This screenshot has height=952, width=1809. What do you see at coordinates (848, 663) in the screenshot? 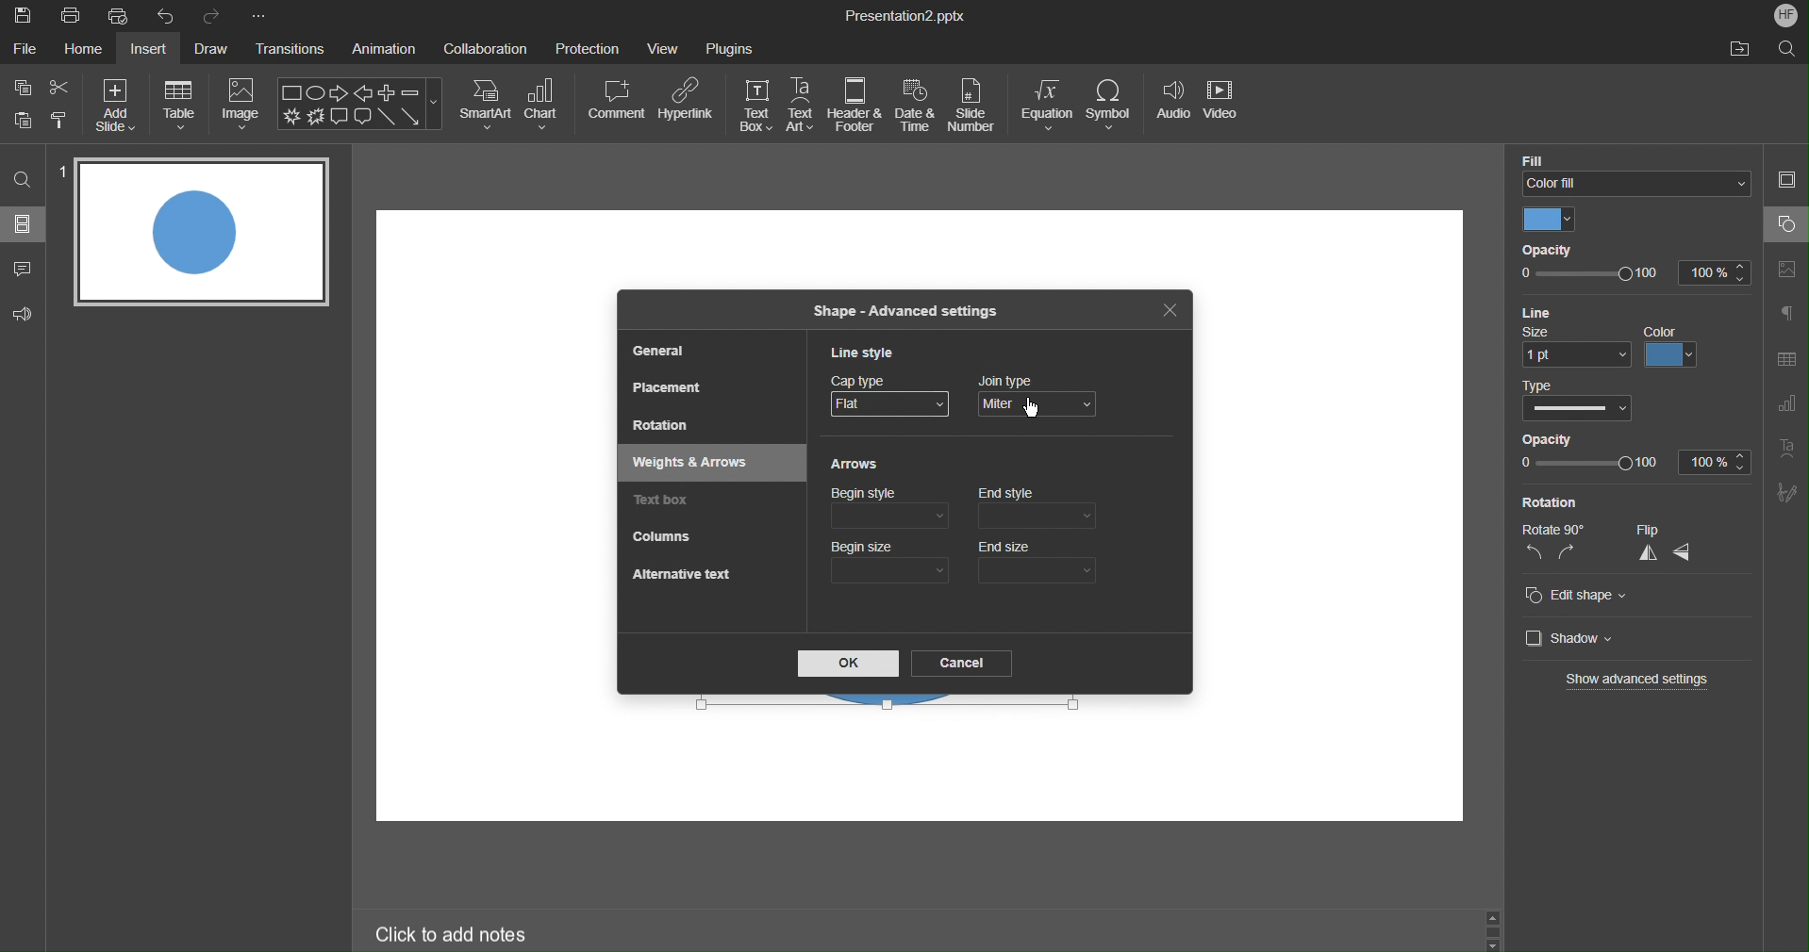
I see `OK` at bounding box center [848, 663].